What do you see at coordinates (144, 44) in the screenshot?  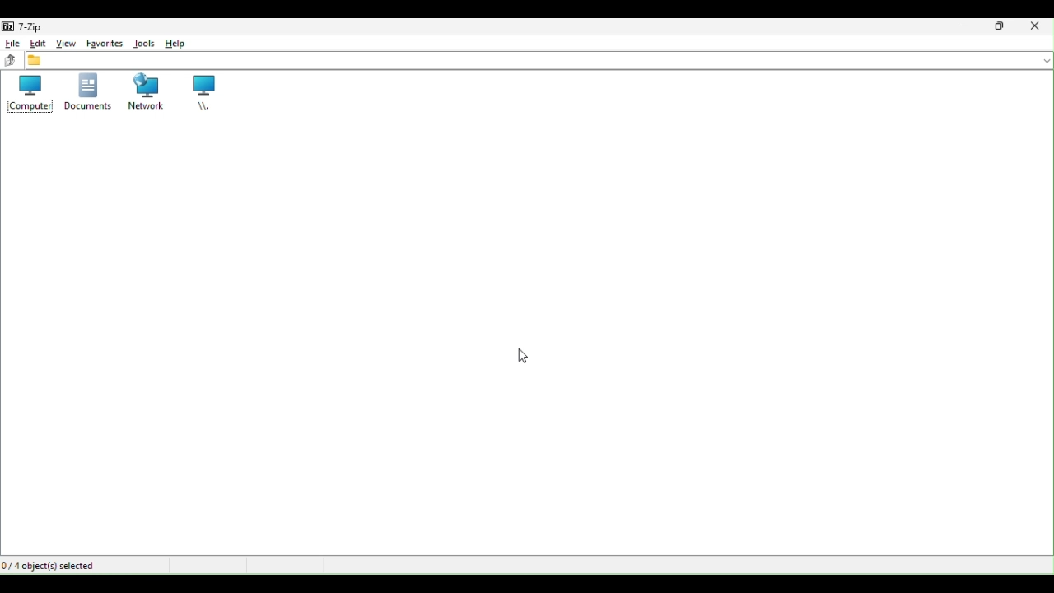 I see `Tools` at bounding box center [144, 44].